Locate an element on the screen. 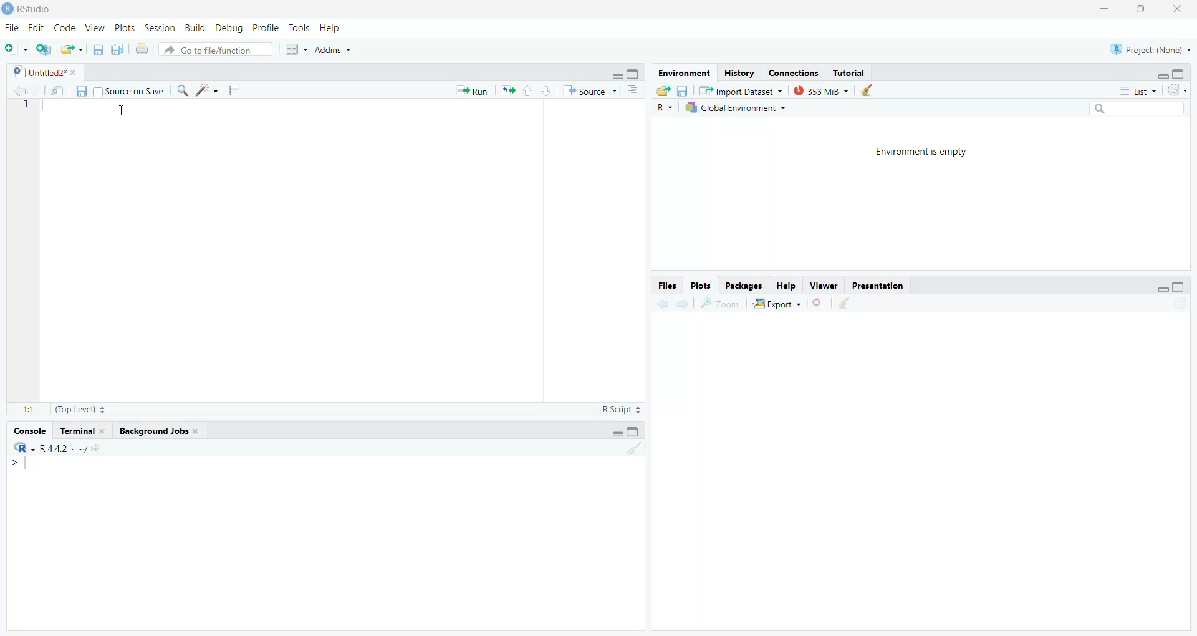 The width and height of the screenshot is (1197, 636). hide console is located at coordinates (633, 73).